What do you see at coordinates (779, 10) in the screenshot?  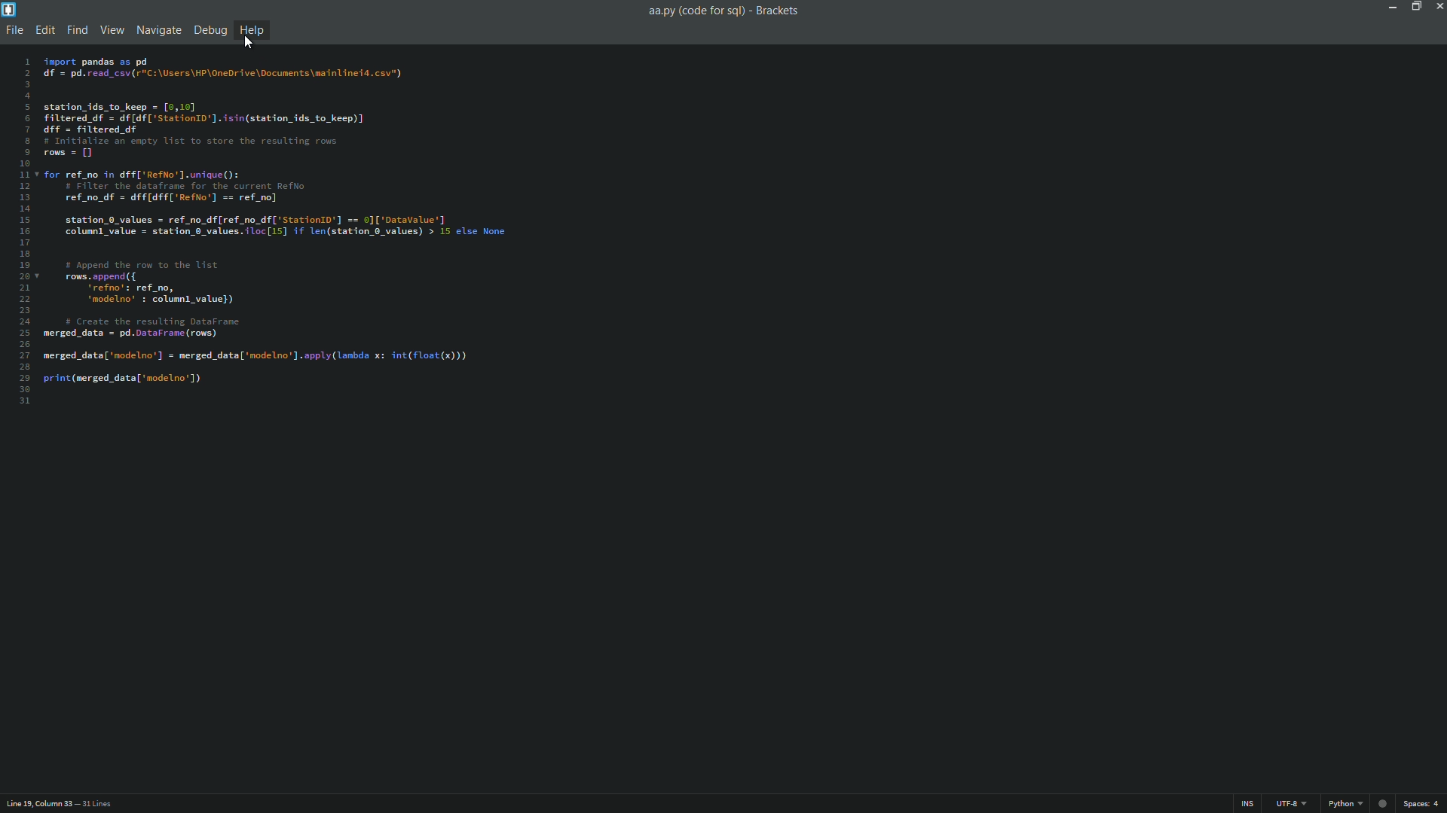 I see `Brackets` at bounding box center [779, 10].